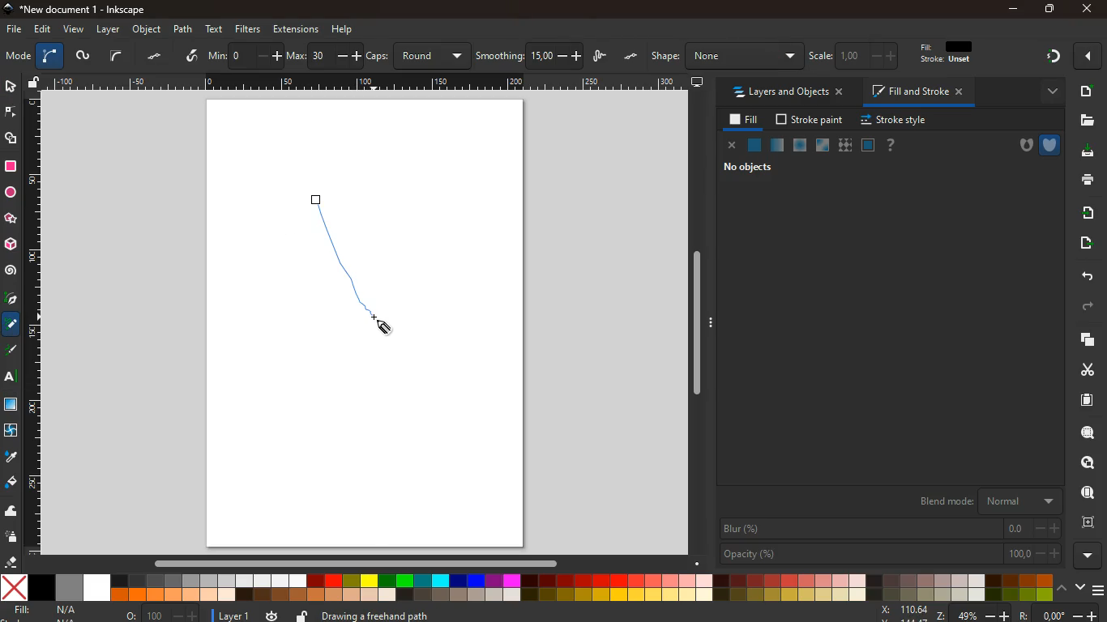 This screenshot has height=622, width=1107. I want to click on spray, so click(12, 538).